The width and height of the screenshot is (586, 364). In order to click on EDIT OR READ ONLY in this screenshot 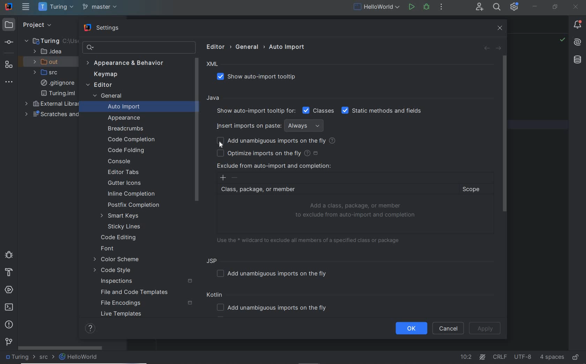, I will do `click(576, 354)`.